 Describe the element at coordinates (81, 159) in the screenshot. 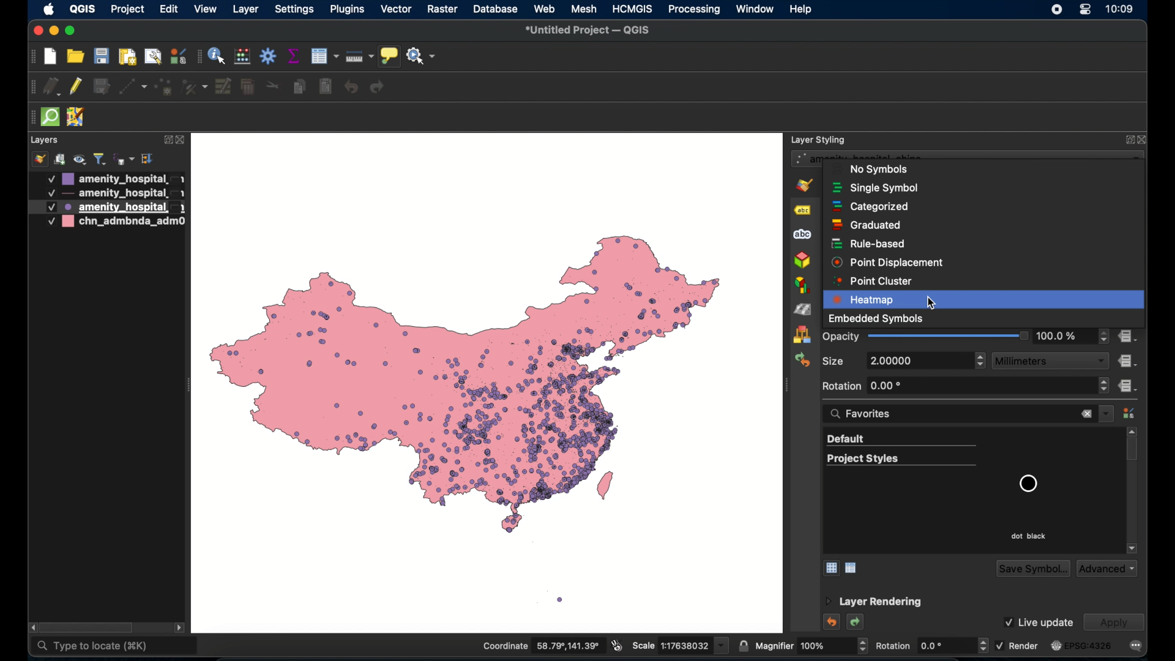

I see `manage map theme` at that location.